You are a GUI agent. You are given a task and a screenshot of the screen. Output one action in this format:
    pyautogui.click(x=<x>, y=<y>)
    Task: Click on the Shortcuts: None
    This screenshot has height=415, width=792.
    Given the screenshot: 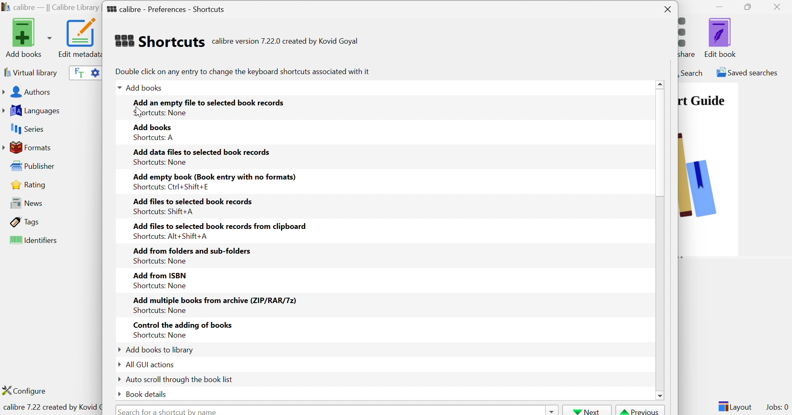 What is the action you would take?
    pyautogui.click(x=160, y=161)
    